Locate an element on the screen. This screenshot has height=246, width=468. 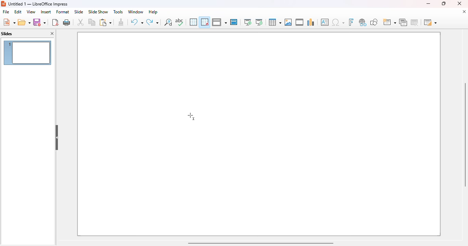
clone formatting is located at coordinates (121, 22).